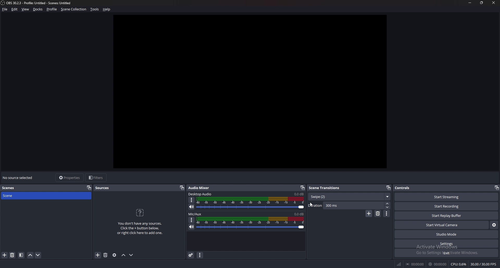 The height and width of the screenshot is (268, 500). What do you see at coordinates (192, 200) in the screenshot?
I see `options` at bounding box center [192, 200].